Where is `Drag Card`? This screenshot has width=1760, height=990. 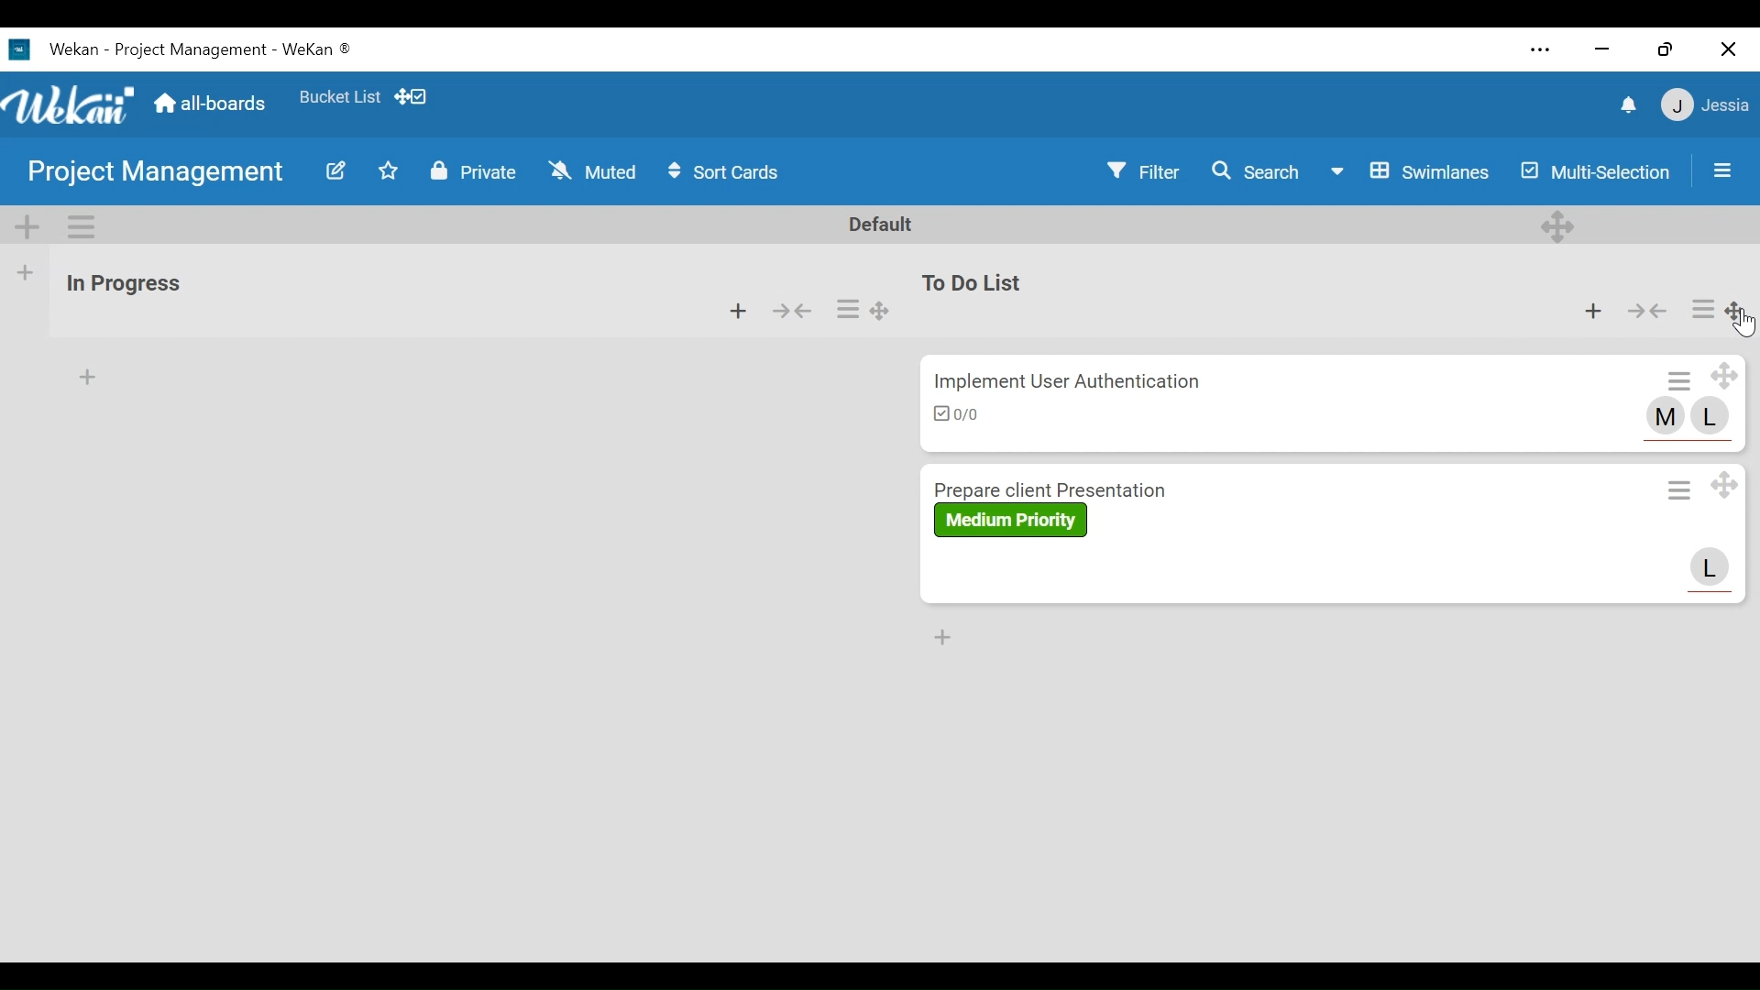 Drag Card is located at coordinates (1722, 486).